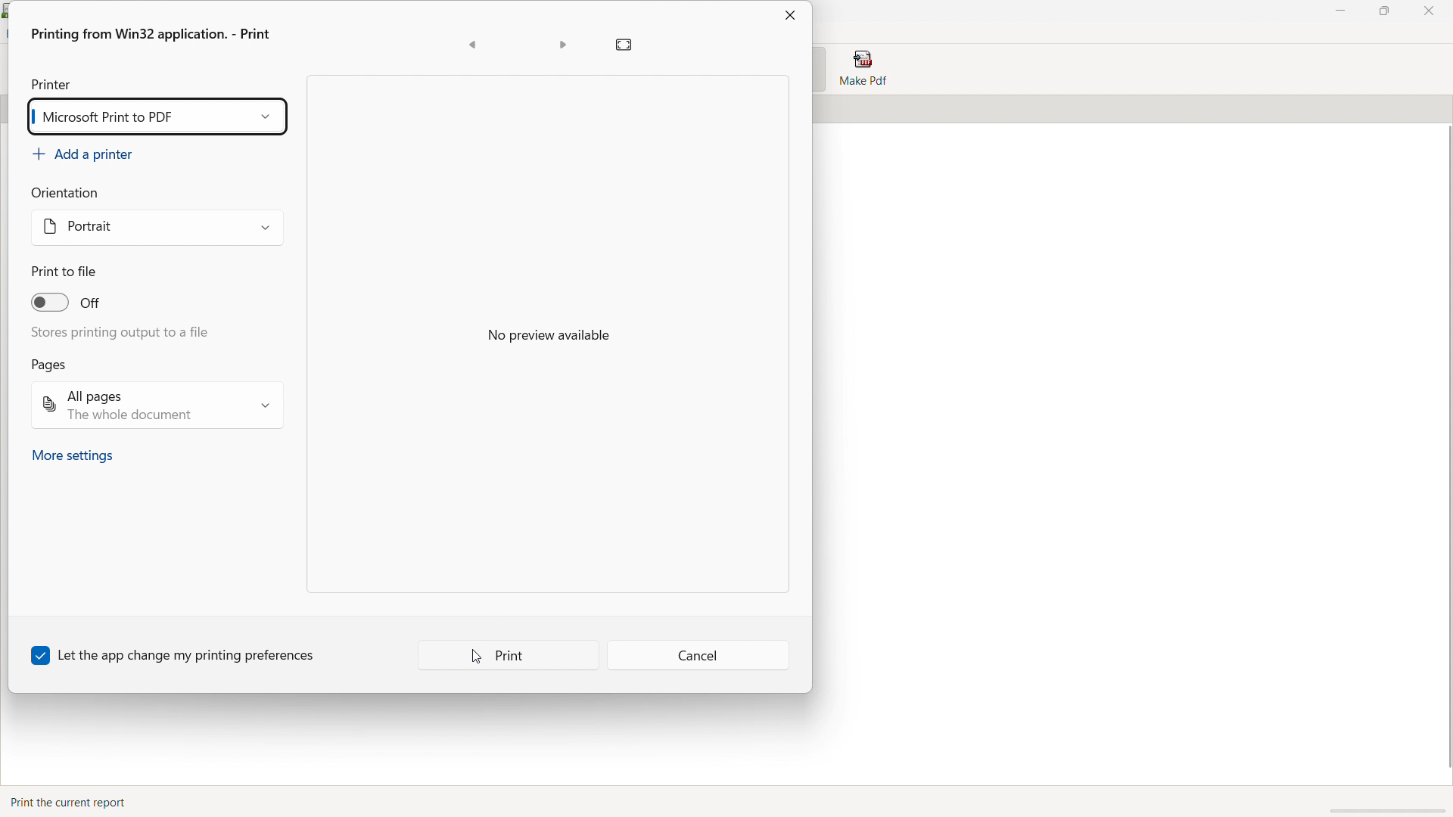 The height and width of the screenshot is (817, 1453). Describe the element at coordinates (1428, 11) in the screenshot. I see `close` at that location.